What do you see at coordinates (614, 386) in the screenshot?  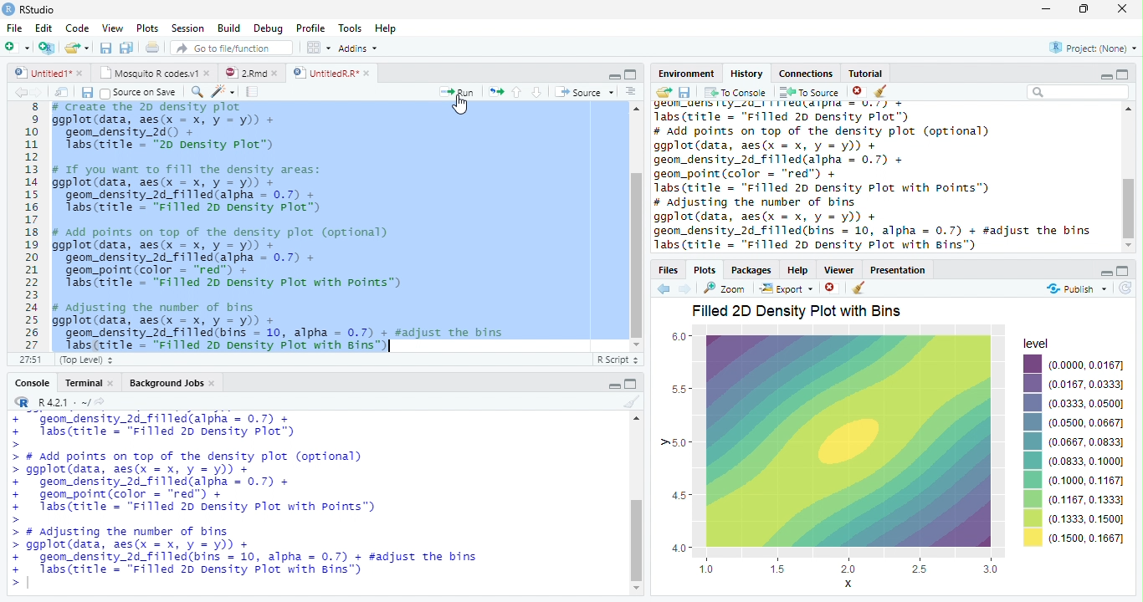 I see `minimize` at bounding box center [614, 386].